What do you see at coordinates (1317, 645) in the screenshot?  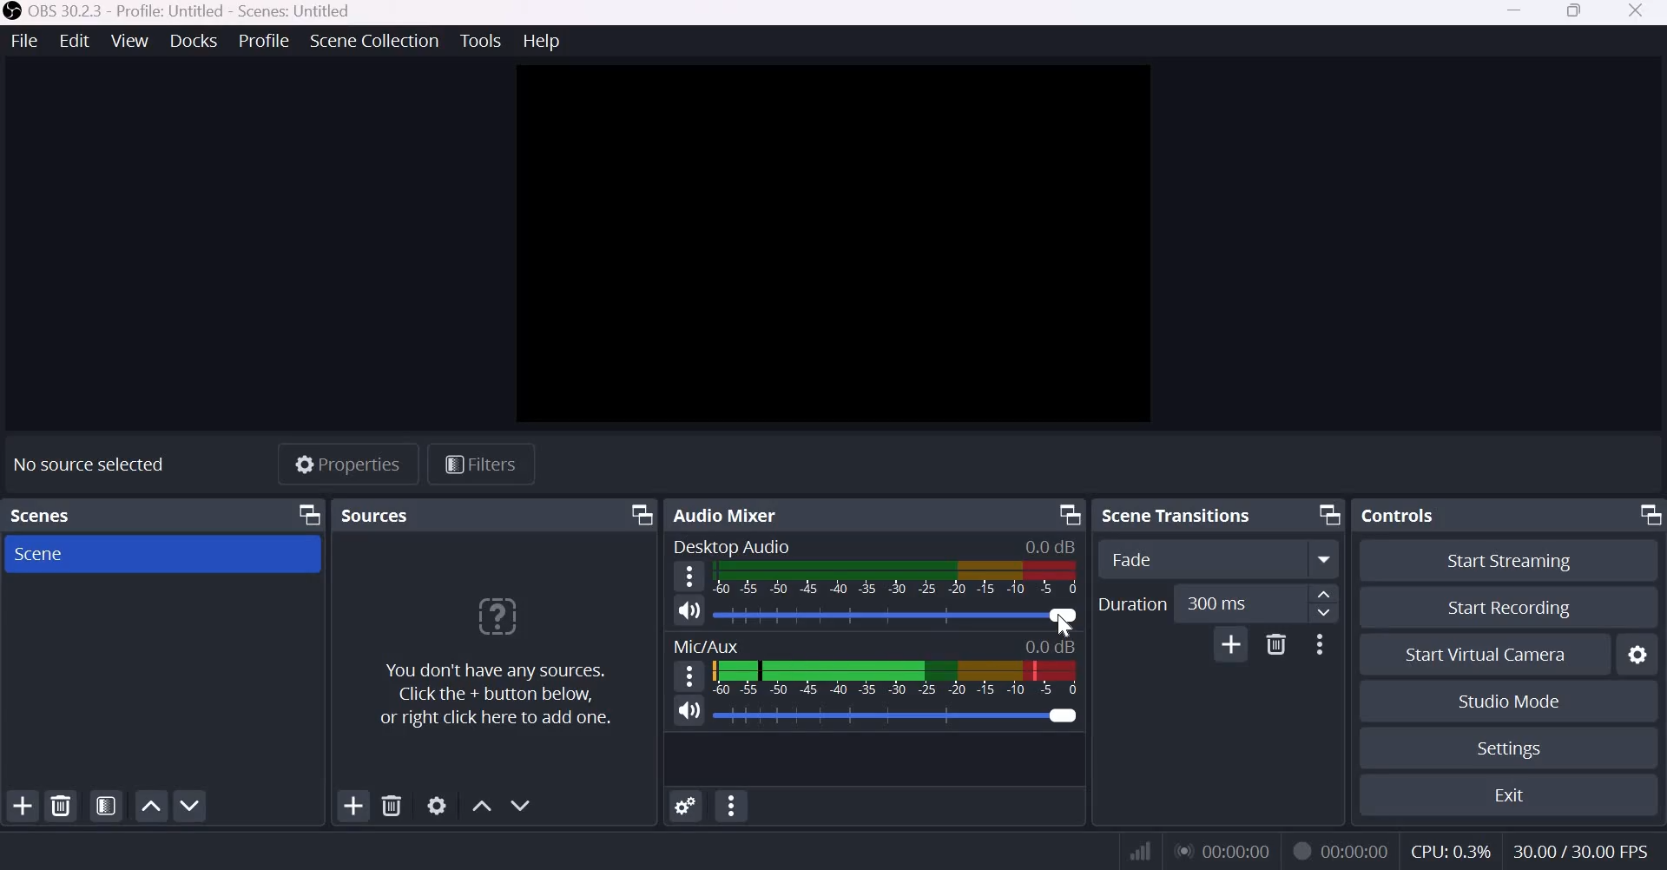 I see `More Options` at bounding box center [1317, 645].